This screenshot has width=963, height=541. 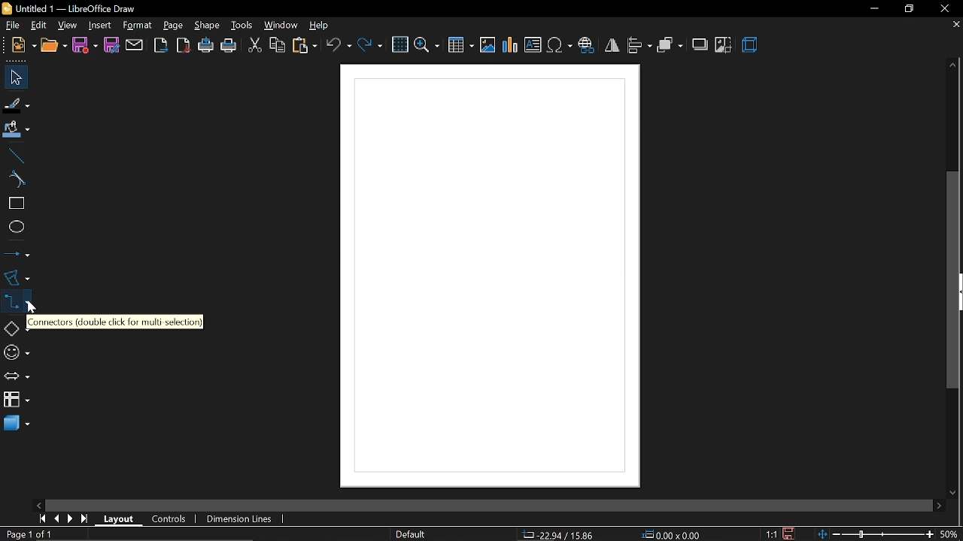 What do you see at coordinates (14, 300) in the screenshot?
I see `connector` at bounding box center [14, 300].